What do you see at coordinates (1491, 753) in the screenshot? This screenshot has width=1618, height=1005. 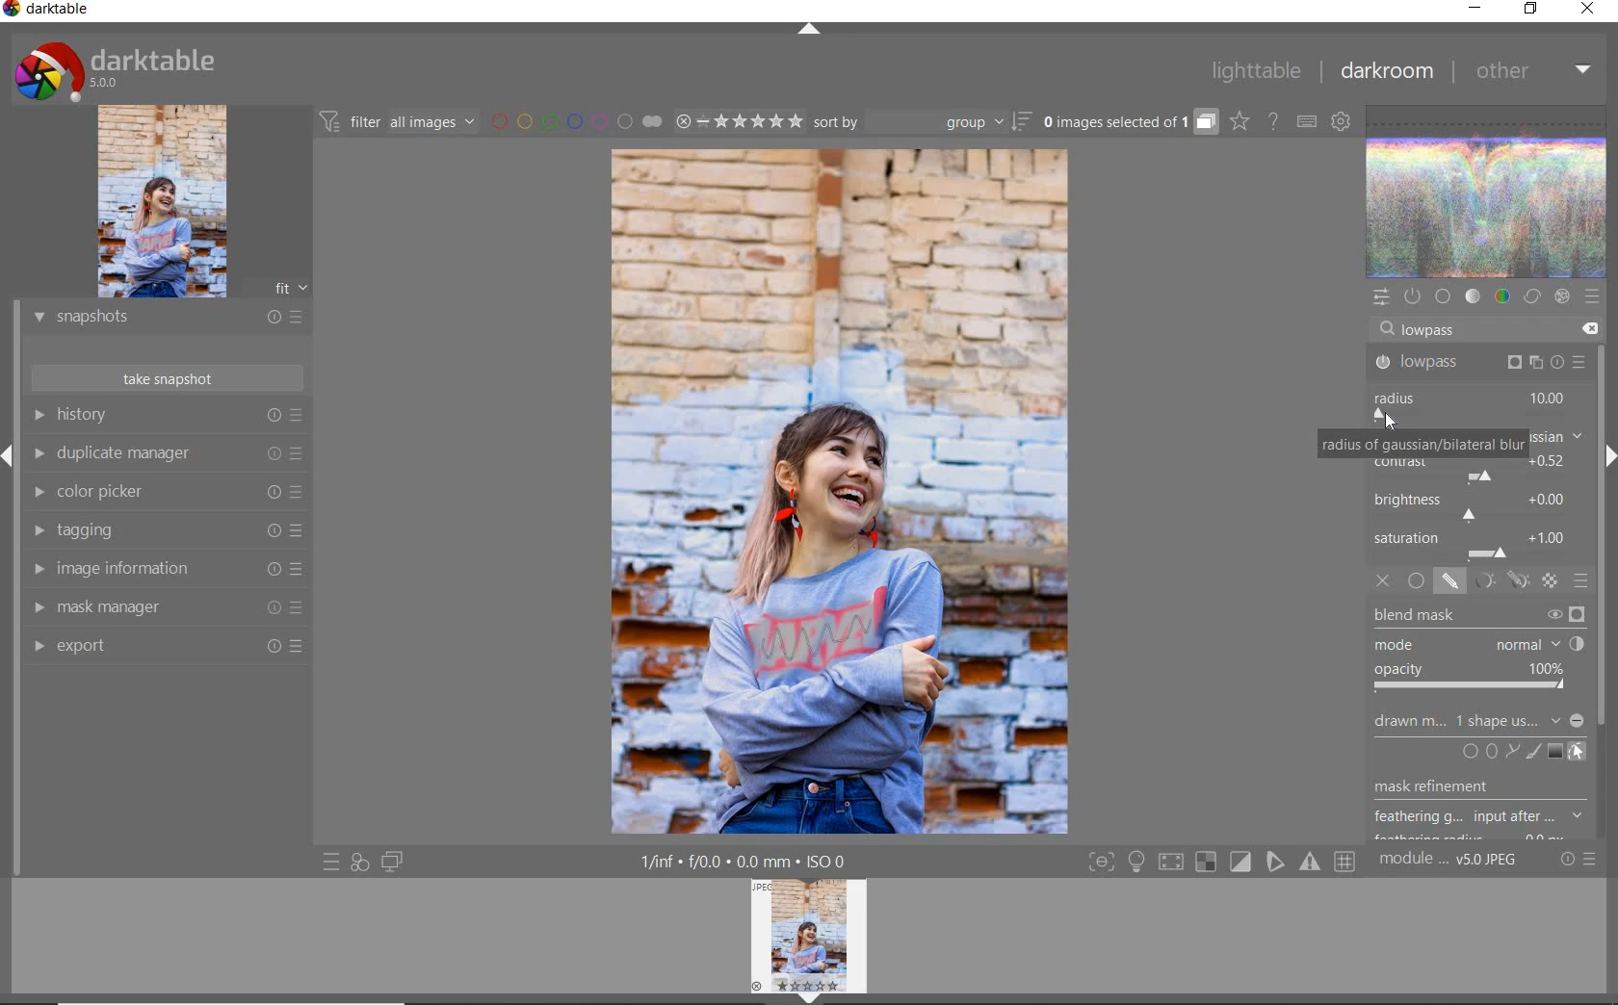 I see `add circle, ellipse, or path` at bounding box center [1491, 753].